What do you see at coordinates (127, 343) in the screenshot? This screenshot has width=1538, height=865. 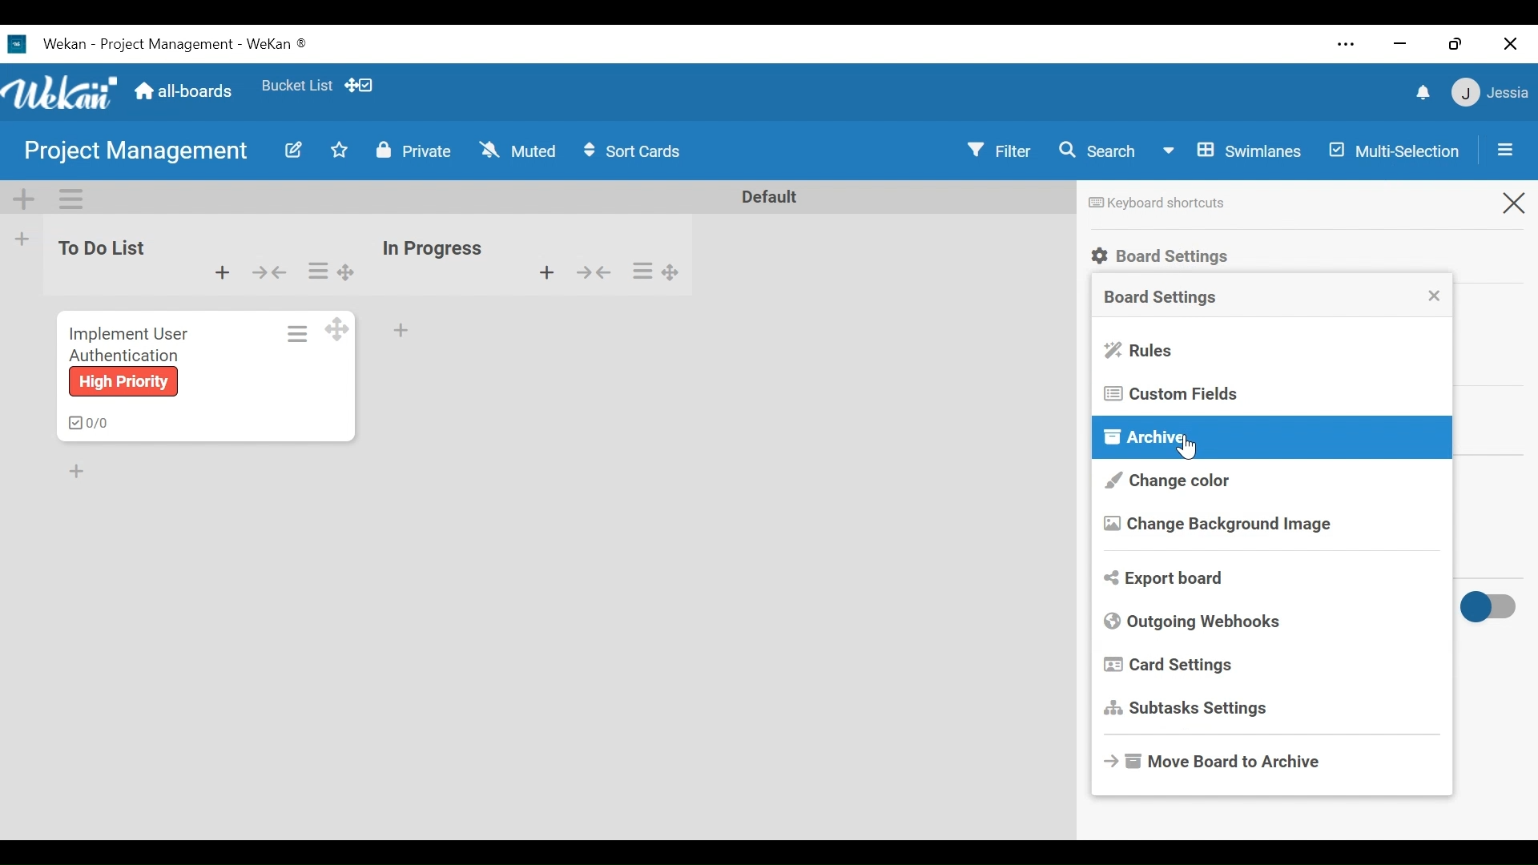 I see `Implement user authentication` at bounding box center [127, 343].